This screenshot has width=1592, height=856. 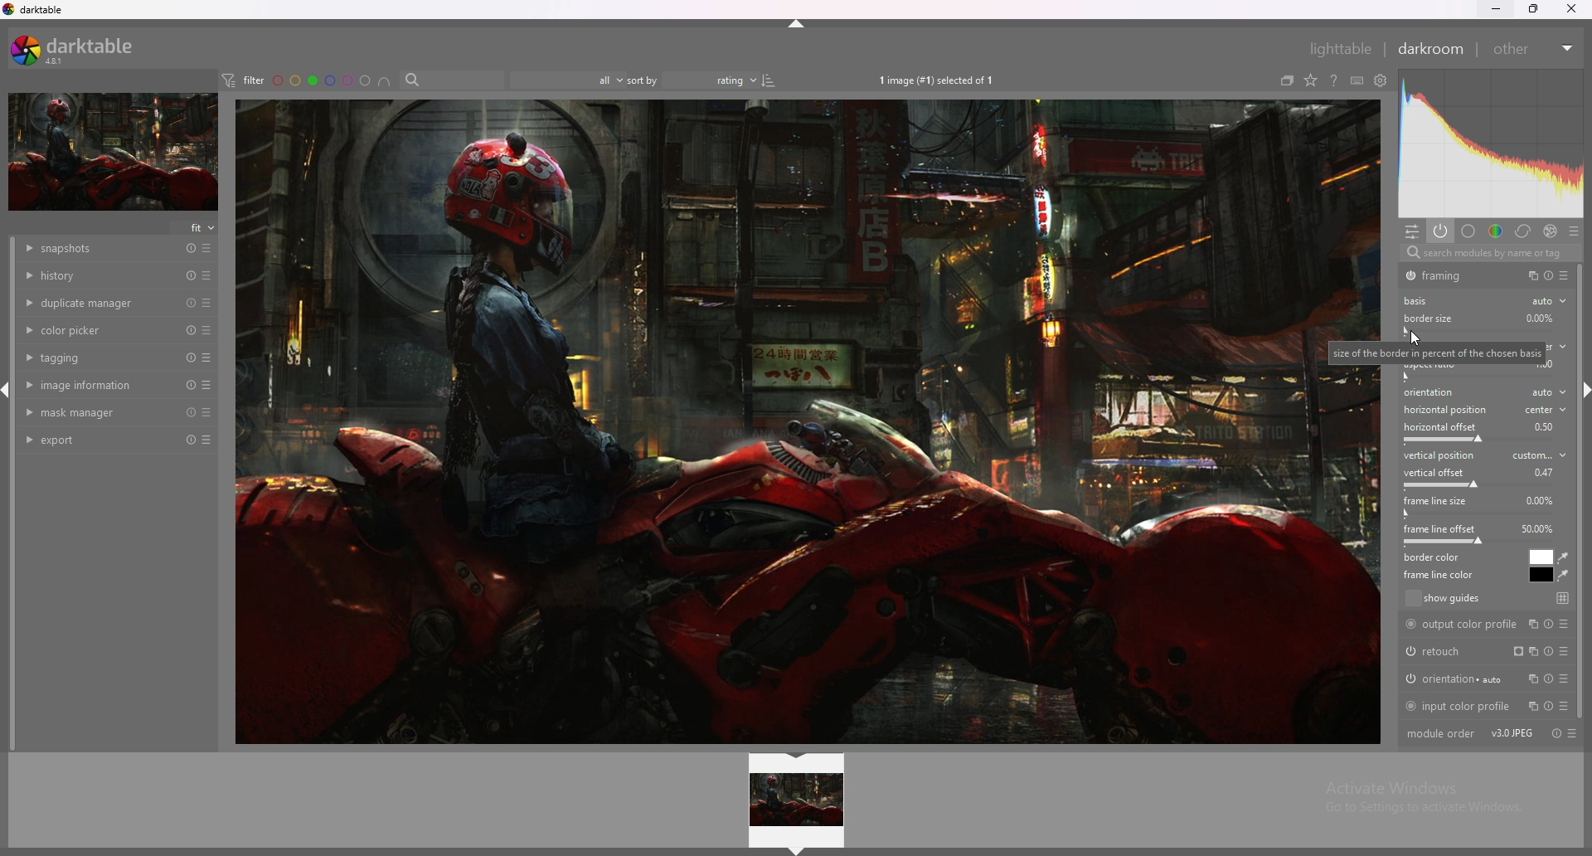 I want to click on other, so click(x=1531, y=47).